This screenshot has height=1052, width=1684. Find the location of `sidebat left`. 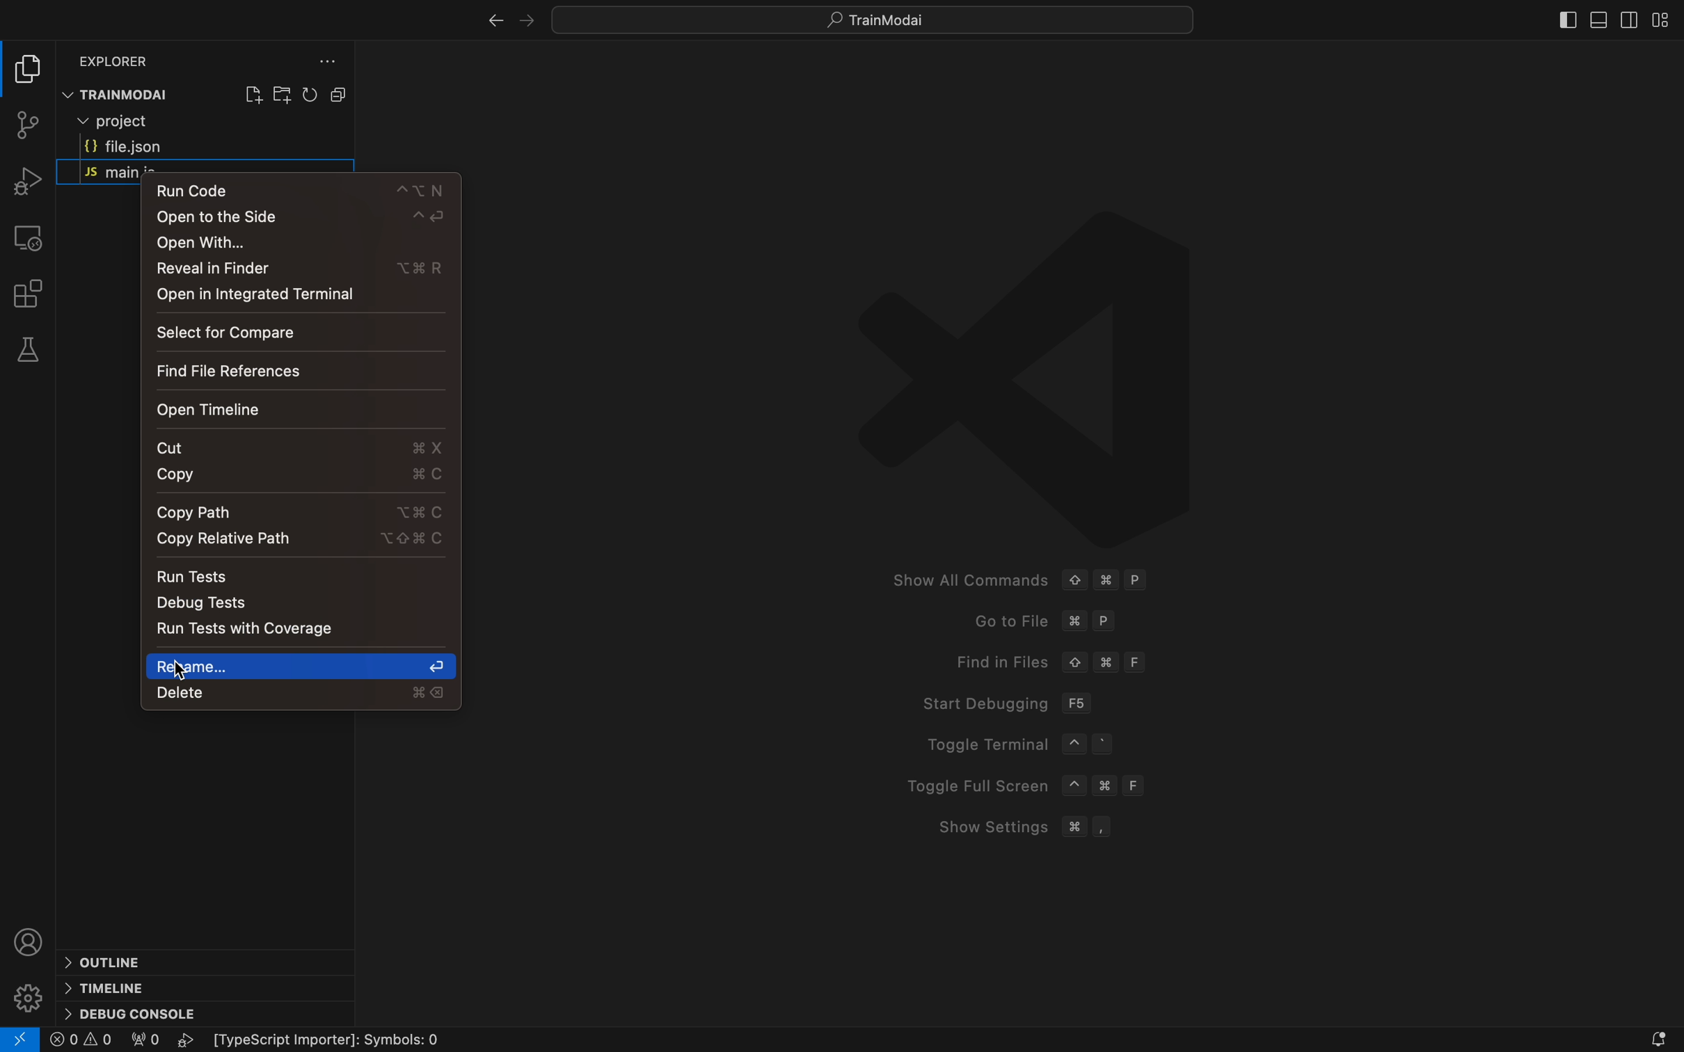

sidebat left is located at coordinates (1568, 19).